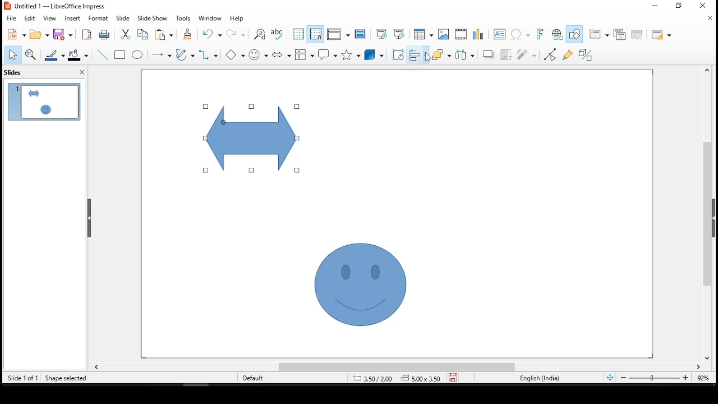 The width and height of the screenshot is (718, 404). What do you see at coordinates (349, 54) in the screenshot?
I see `stars and banners` at bounding box center [349, 54].